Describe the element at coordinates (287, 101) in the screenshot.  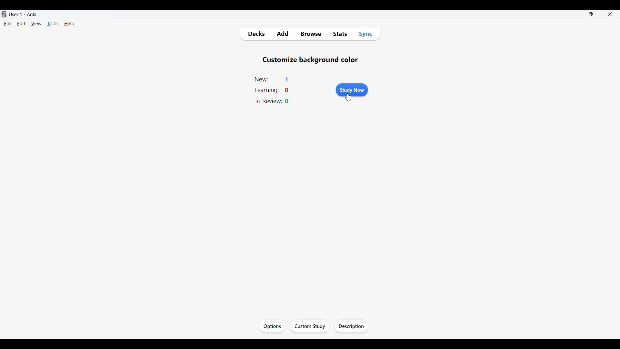
I see `Number of cards to Review` at that location.